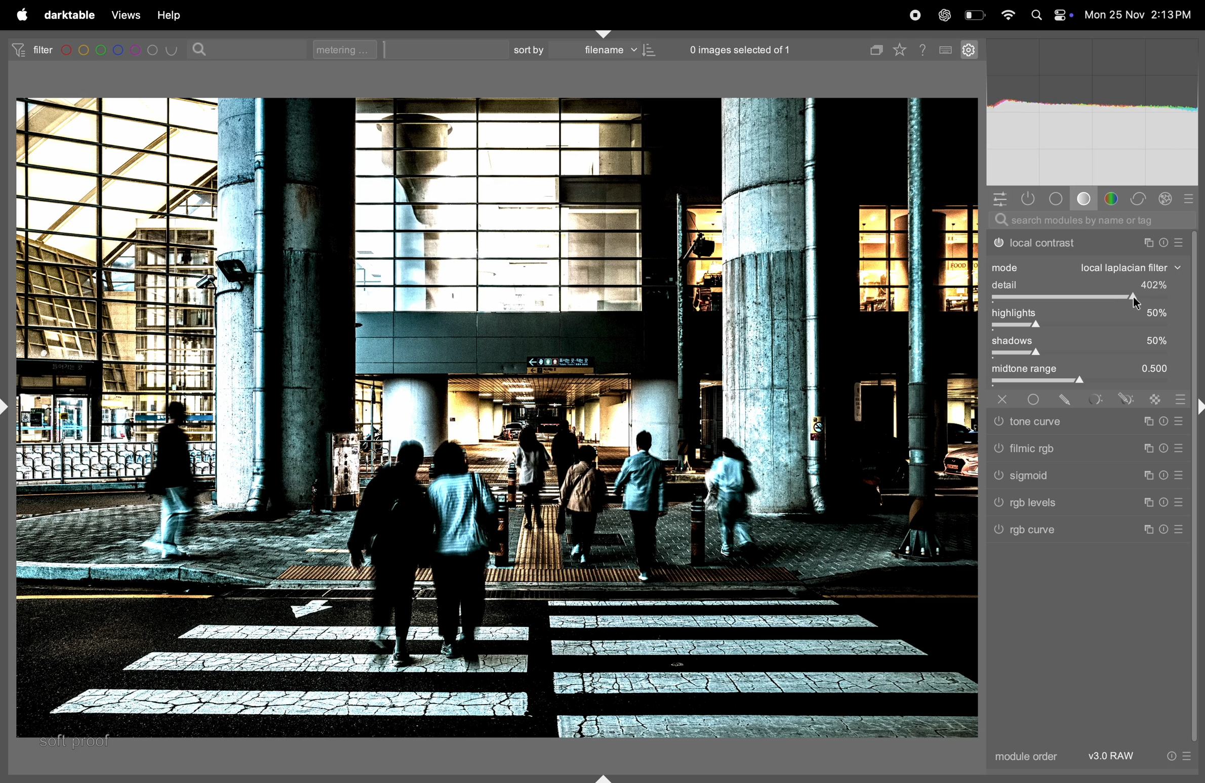  Describe the element at coordinates (1197, 409) in the screenshot. I see `shift+ctrl+r` at that location.